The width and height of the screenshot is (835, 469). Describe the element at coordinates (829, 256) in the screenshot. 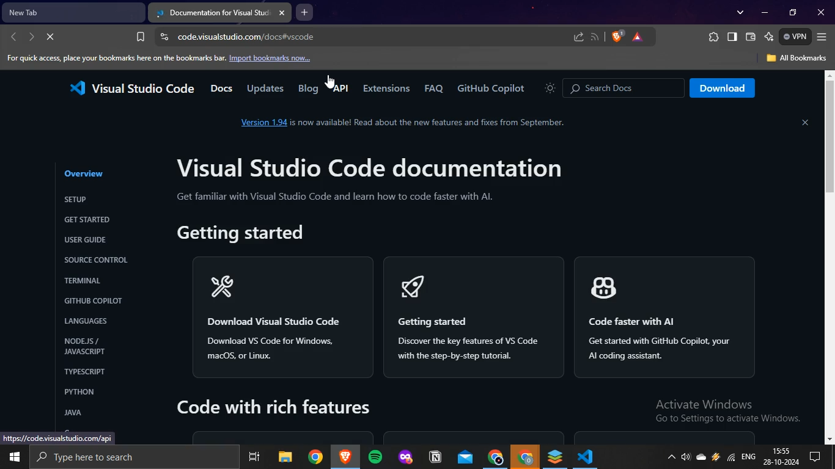

I see `scrollbar` at that location.